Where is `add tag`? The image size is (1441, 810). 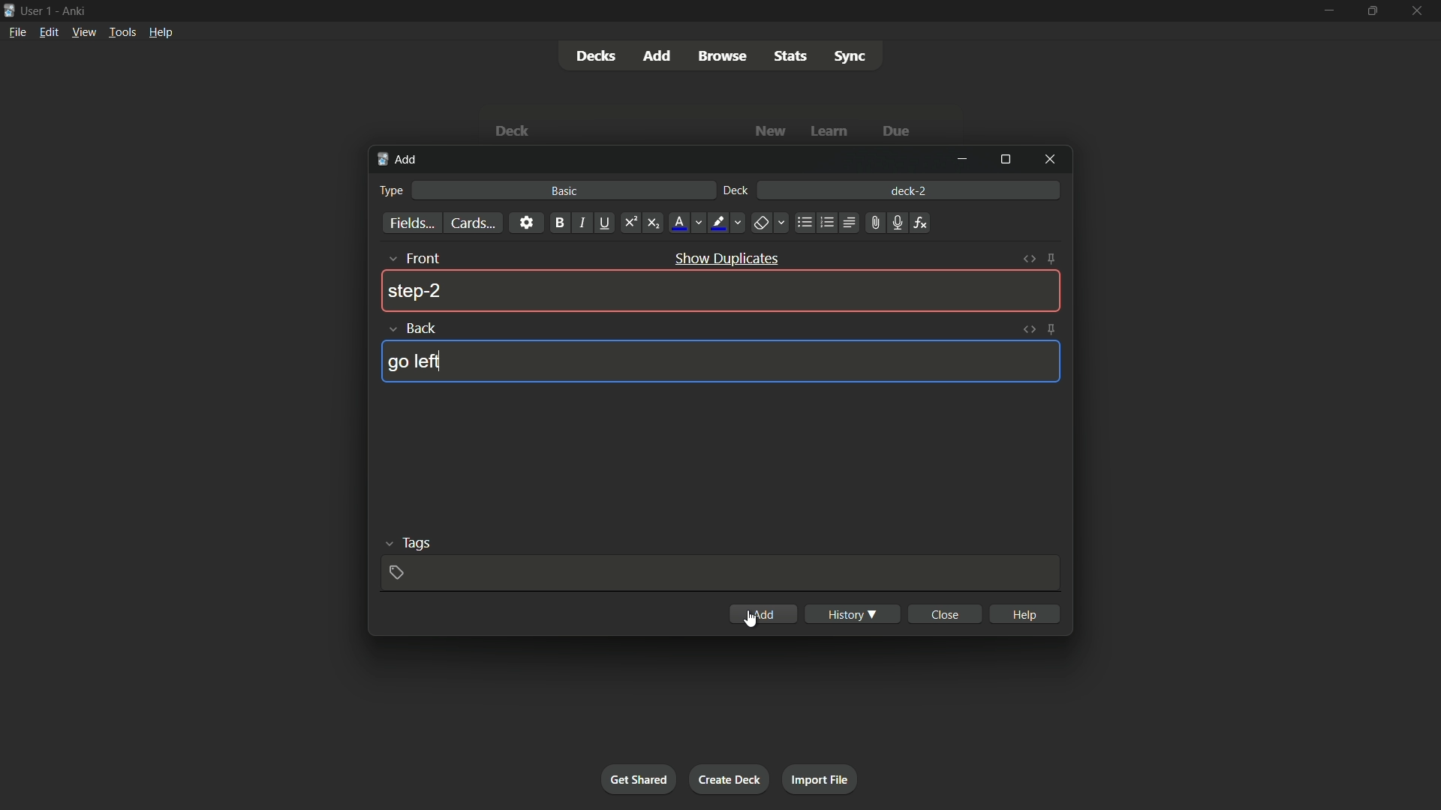 add tag is located at coordinates (399, 573).